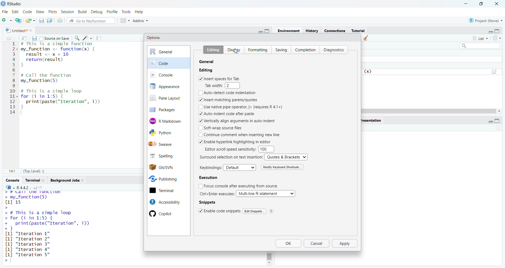  What do you see at coordinates (271, 211) in the screenshot?
I see `help` at bounding box center [271, 211].